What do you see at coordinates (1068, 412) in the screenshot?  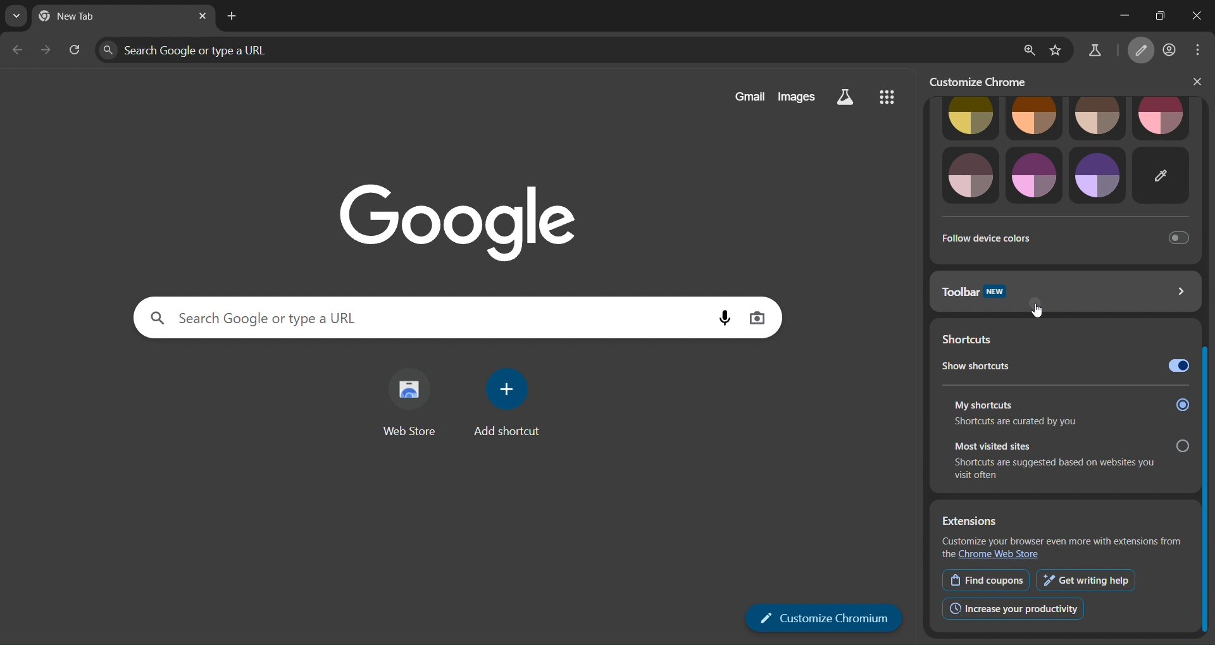 I see `My shortcuts
Shortcuts are curated by you` at bounding box center [1068, 412].